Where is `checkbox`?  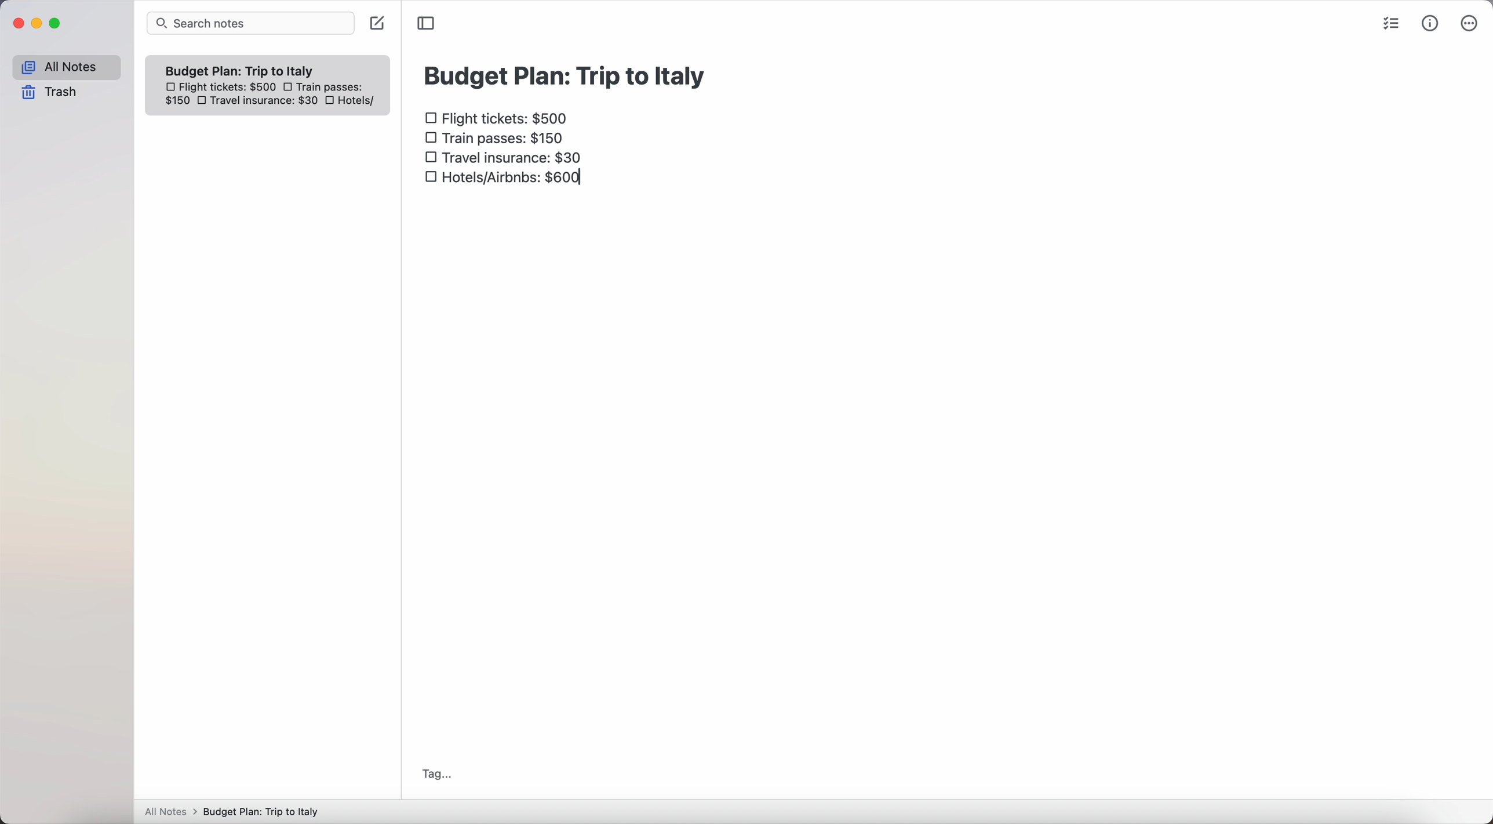 checkbox is located at coordinates (334, 101).